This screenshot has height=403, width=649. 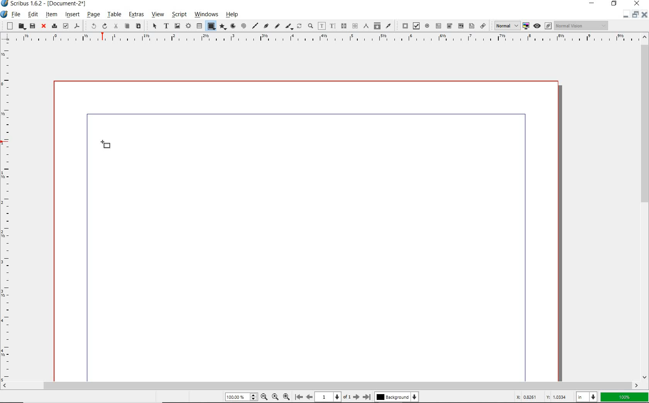 What do you see at coordinates (637, 4) in the screenshot?
I see `close` at bounding box center [637, 4].